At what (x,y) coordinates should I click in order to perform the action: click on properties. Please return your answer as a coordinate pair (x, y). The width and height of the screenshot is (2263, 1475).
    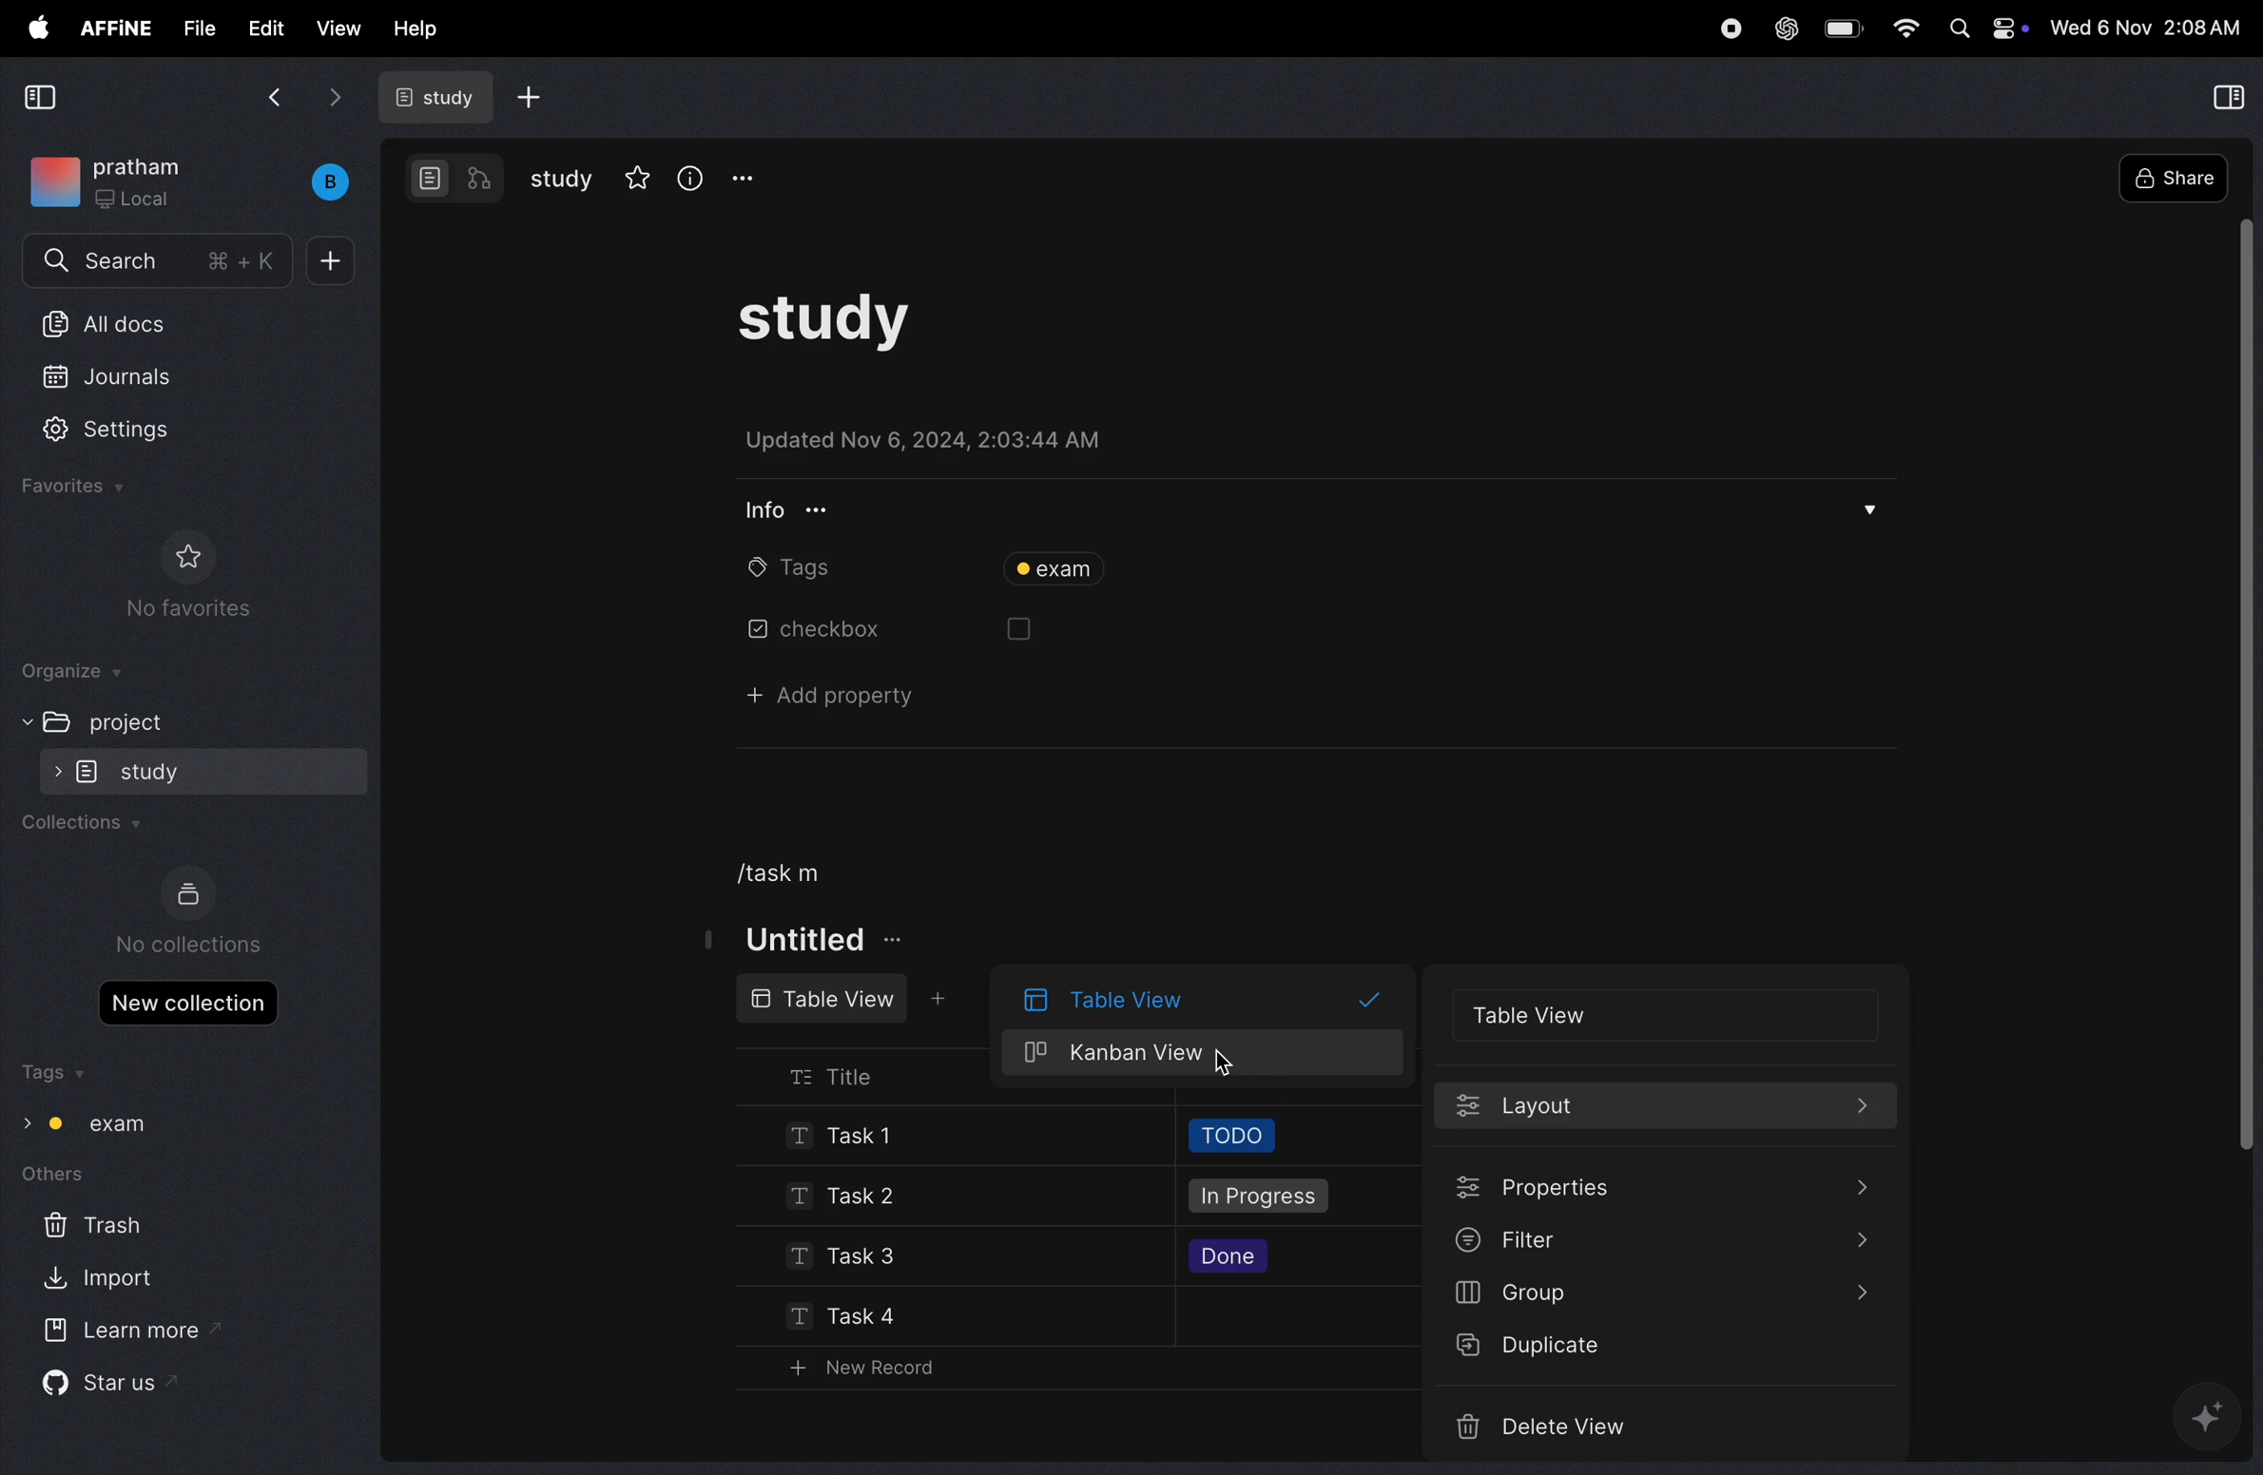
    Looking at the image, I should click on (1661, 1186).